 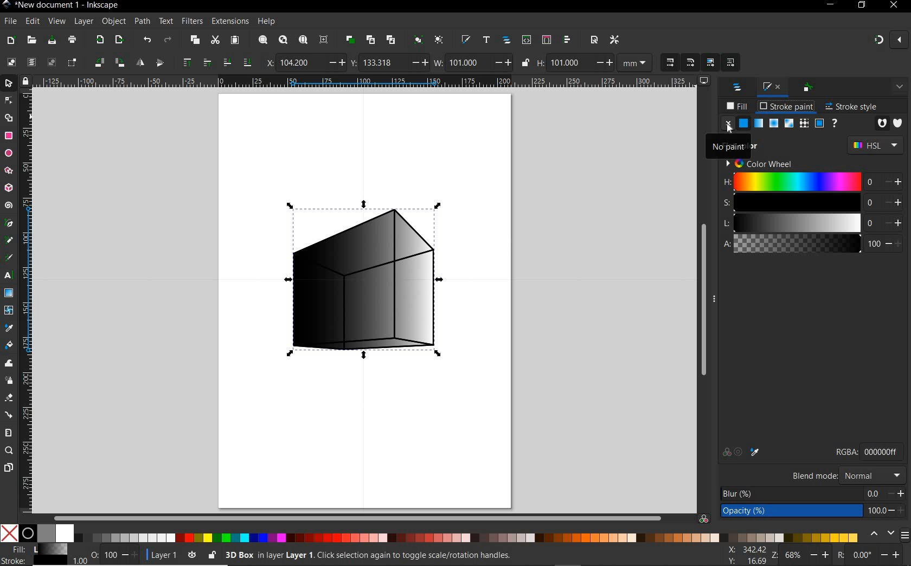 I want to click on BLUR & OPACITY, so click(x=792, y=503).